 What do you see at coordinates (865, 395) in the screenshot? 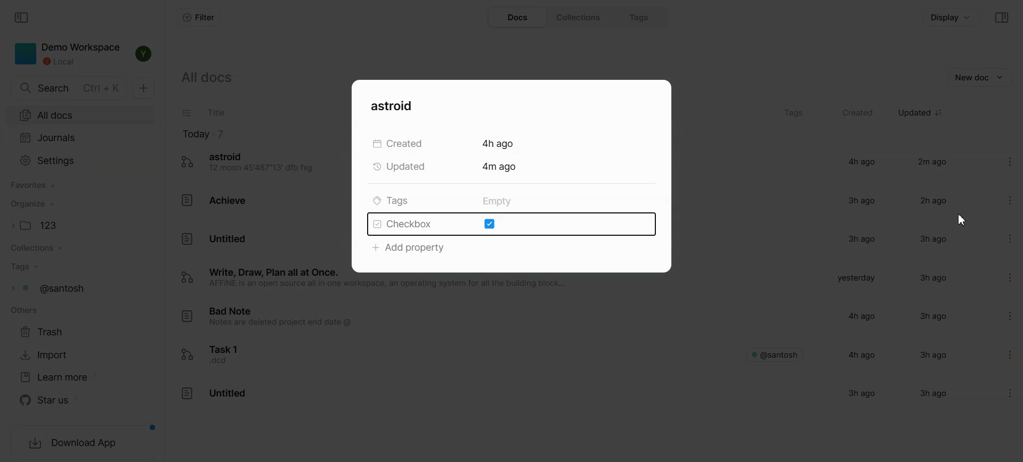
I see `3h ago` at bounding box center [865, 395].